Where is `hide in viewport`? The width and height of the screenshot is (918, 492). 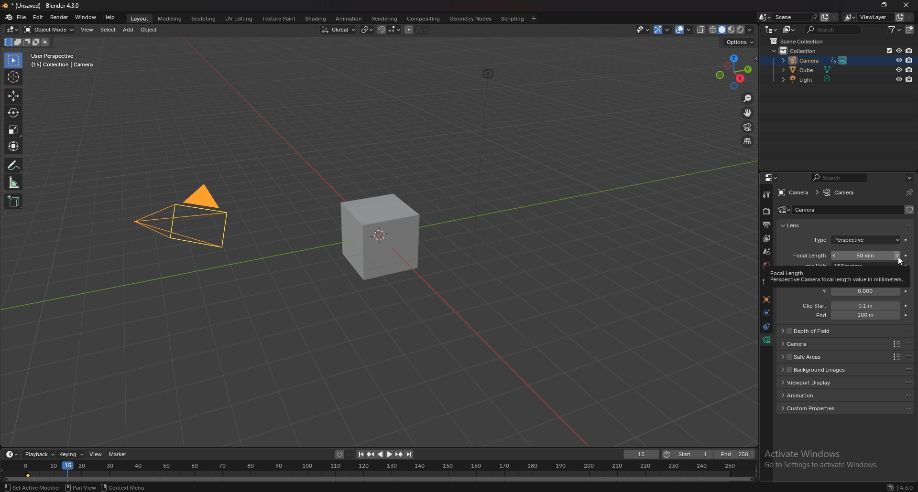
hide in viewport is located at coordinates (898, 51).